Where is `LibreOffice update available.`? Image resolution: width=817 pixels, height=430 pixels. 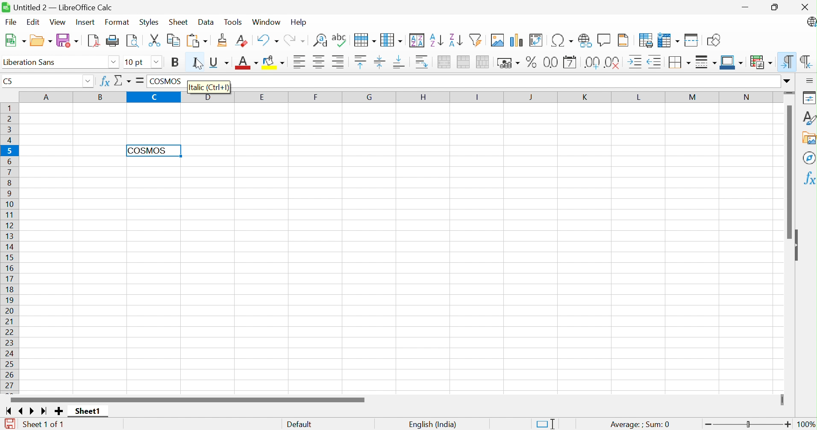 LibreOffice update available. is located at coordinates (810, 22).